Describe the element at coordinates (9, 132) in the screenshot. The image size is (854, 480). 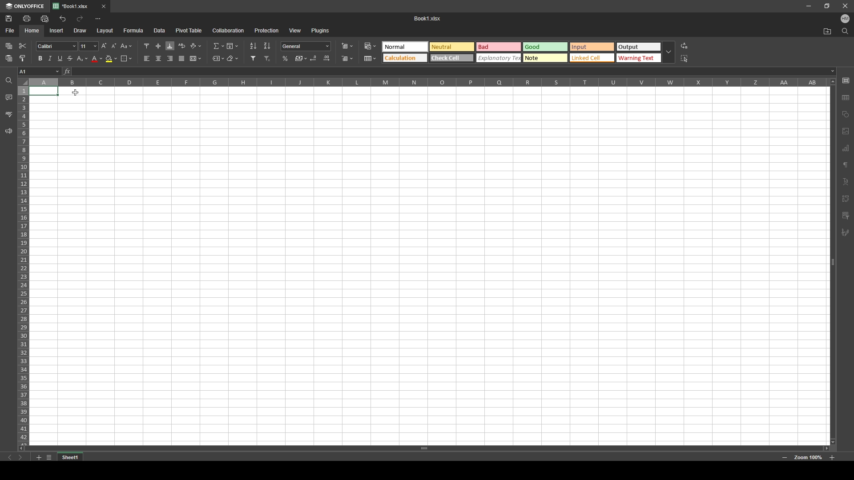
I see `feedback` at that location.